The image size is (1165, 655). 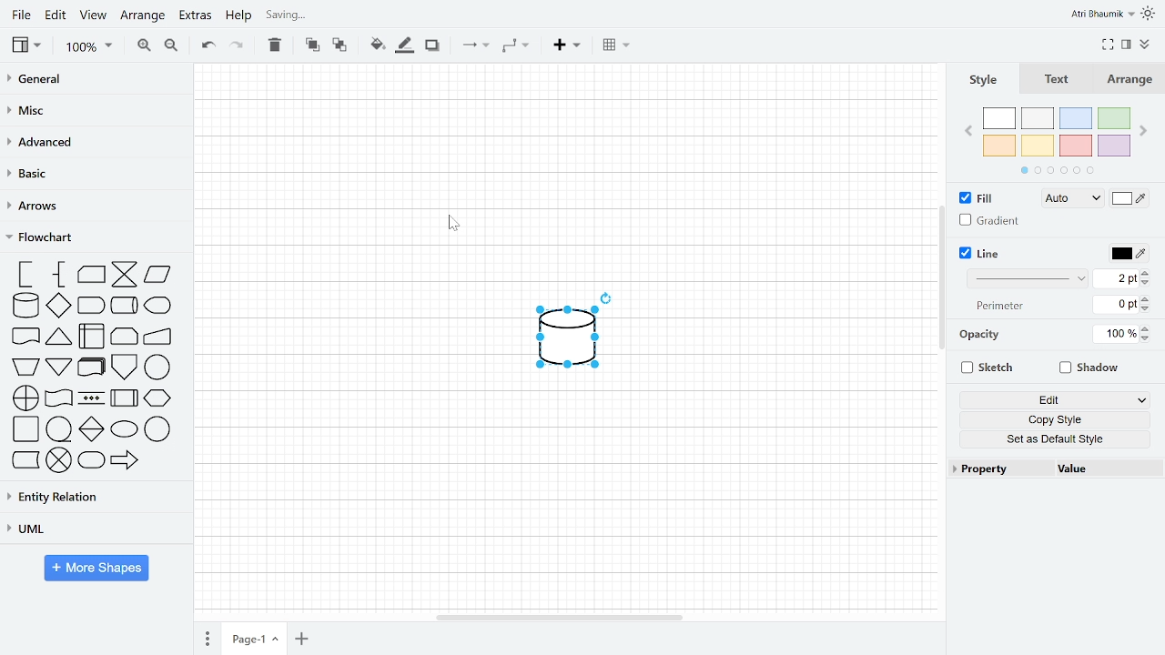 I want to click on or , so click(x=25, y=398).